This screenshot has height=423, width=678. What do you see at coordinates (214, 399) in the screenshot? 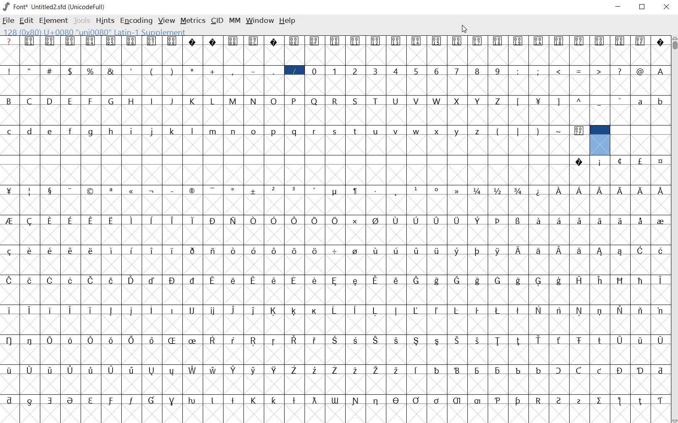
I see `Symbol` at bounding box center [214, 399].